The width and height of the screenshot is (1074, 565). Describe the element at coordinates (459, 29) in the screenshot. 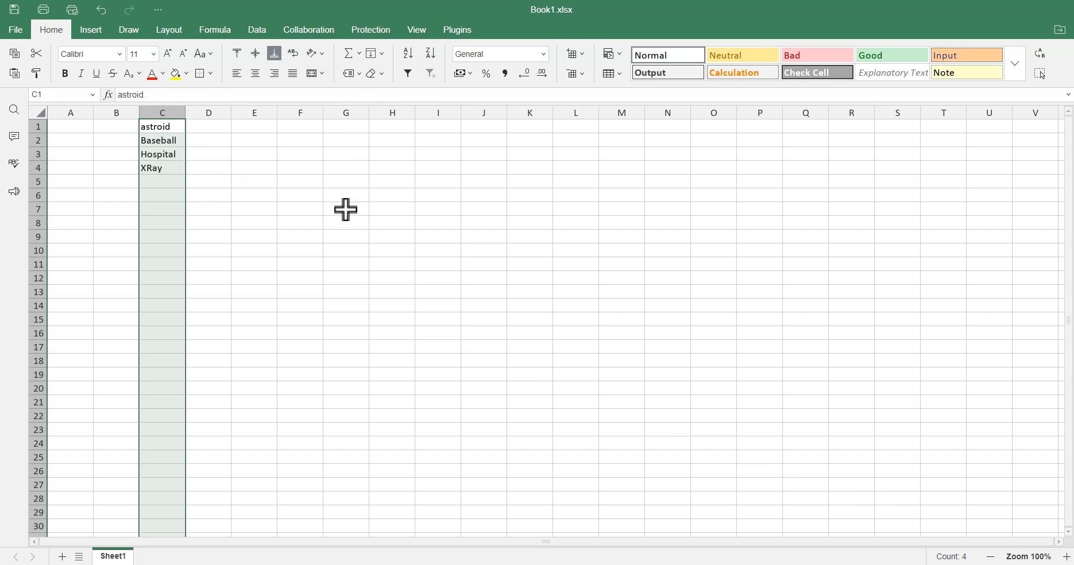

I see `Plugins` at that location.